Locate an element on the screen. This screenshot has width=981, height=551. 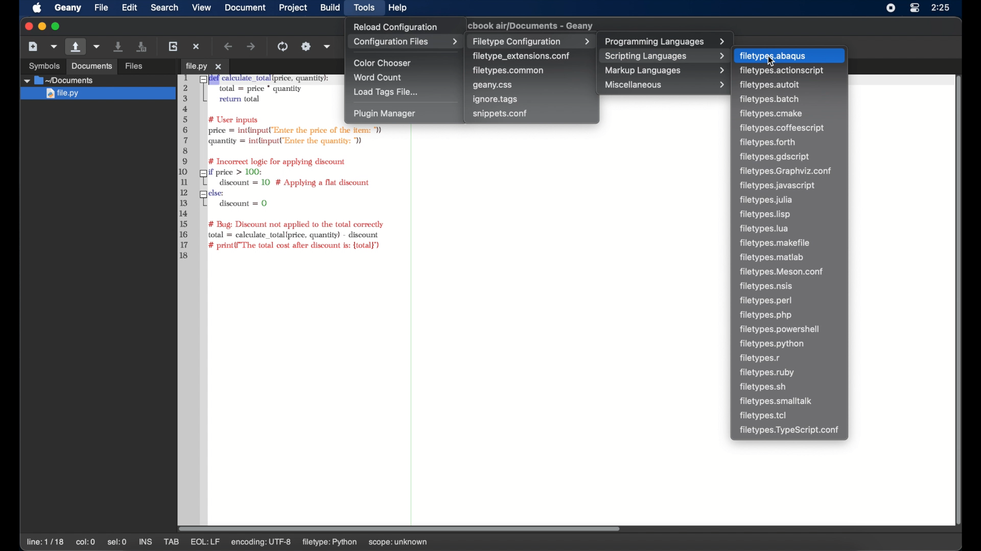
filetypes is located at coordinates (764, 229).